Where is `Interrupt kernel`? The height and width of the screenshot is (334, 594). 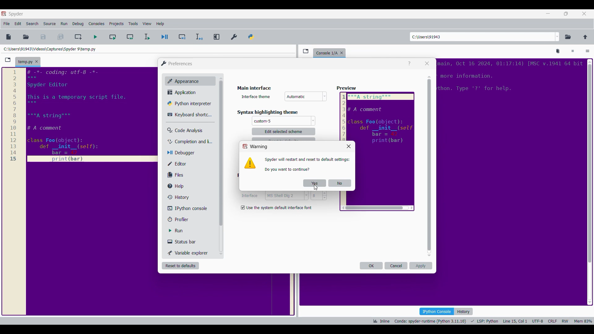
Interrupt kernel is located at coordinates (573, 52).